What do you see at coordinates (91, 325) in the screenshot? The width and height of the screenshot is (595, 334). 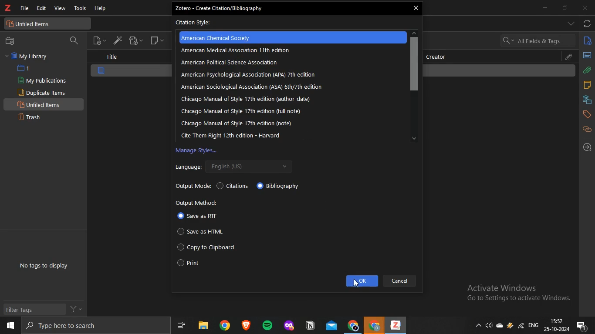 I see `search` at bounding box center [91, 325].